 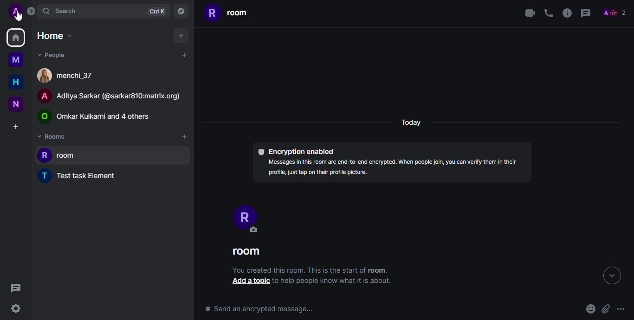 I want to click on more, so click(x=621, y=309).